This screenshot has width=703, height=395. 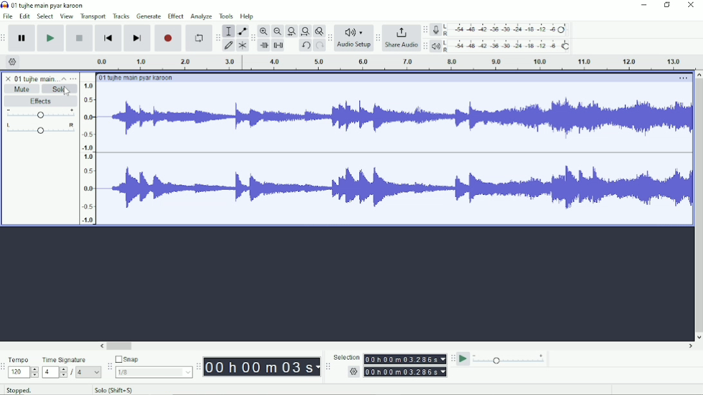 What do you see at coordinates (353, 372) in the screenshot?
I see `` at bounding box center [353, 372].